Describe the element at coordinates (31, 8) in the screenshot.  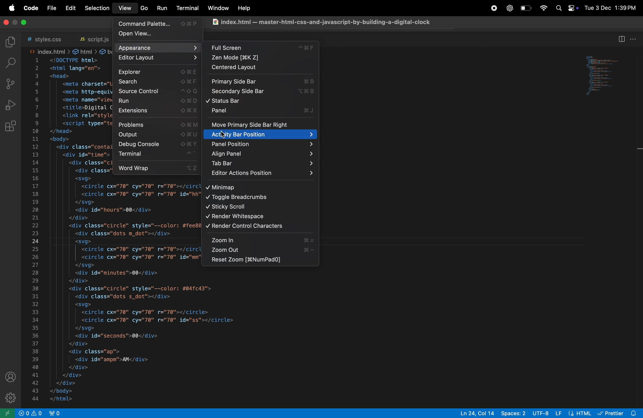
I see `code` at that location.